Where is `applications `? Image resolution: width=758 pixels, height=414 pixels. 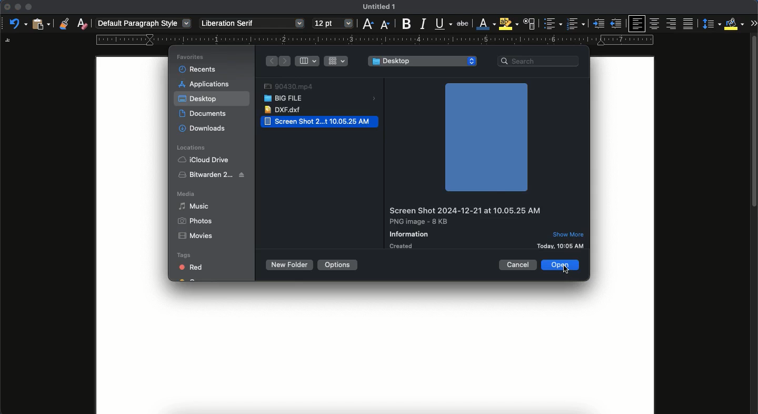
applications  is located at coordinates (206, 84).